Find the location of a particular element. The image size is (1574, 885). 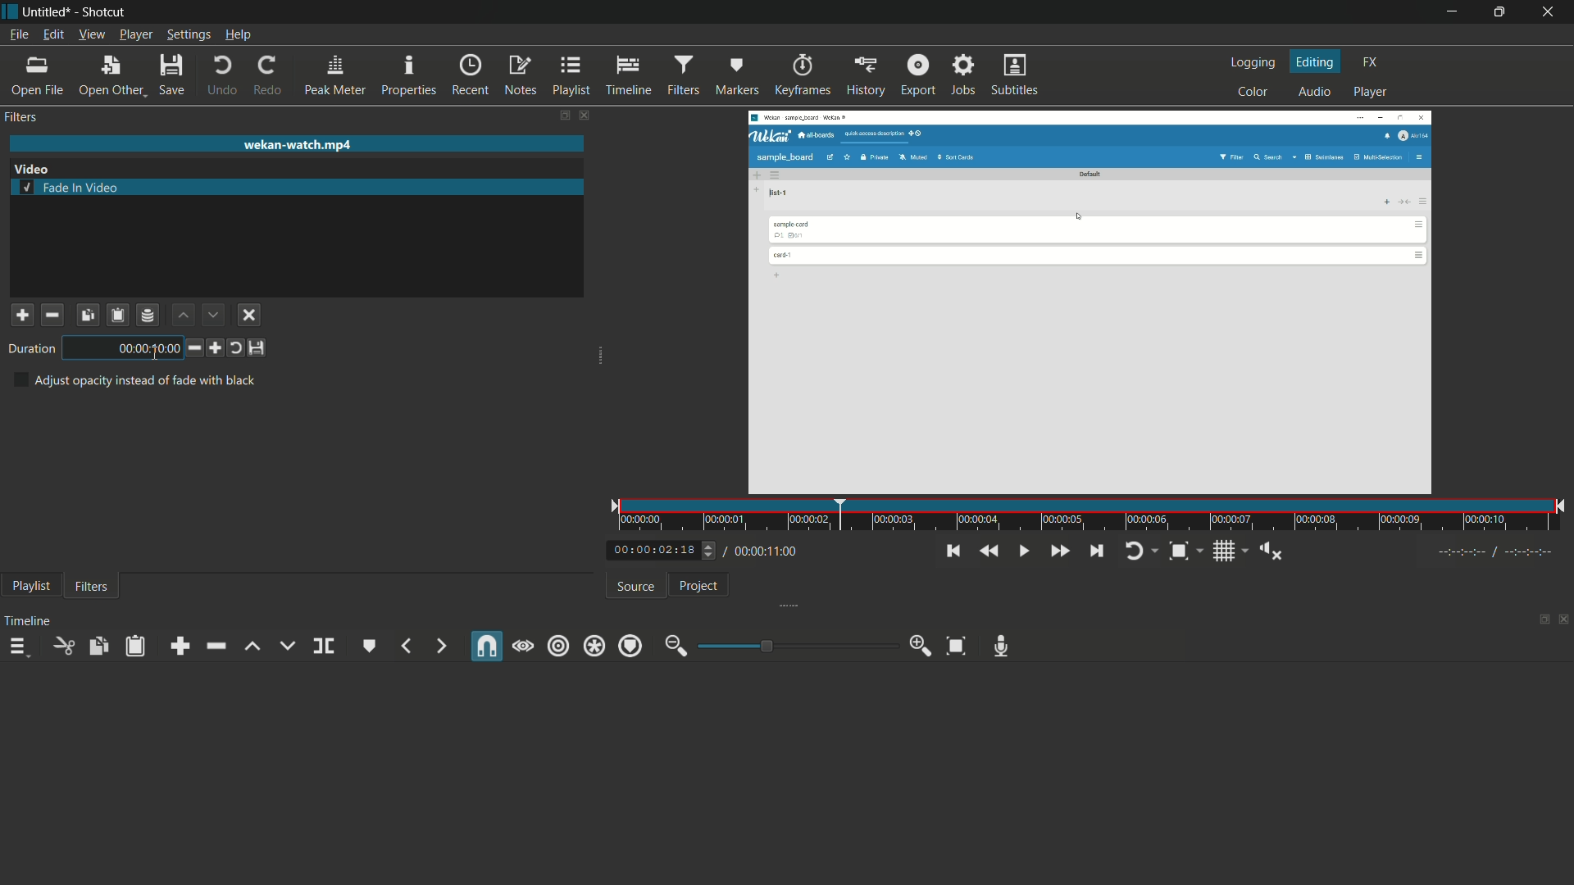

ripple delete is located at coordinates (215, 647).